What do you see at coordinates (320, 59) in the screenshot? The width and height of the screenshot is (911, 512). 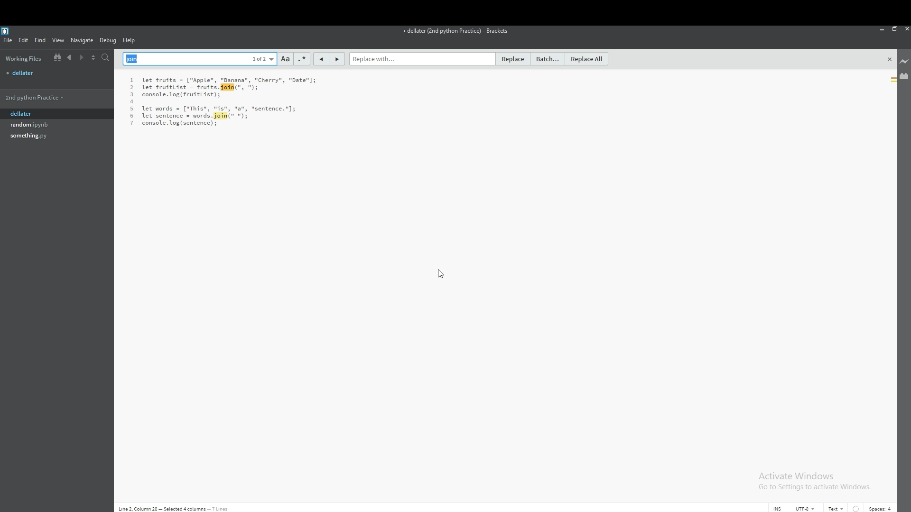 I see `previous match` at bounding box center [320, 59].